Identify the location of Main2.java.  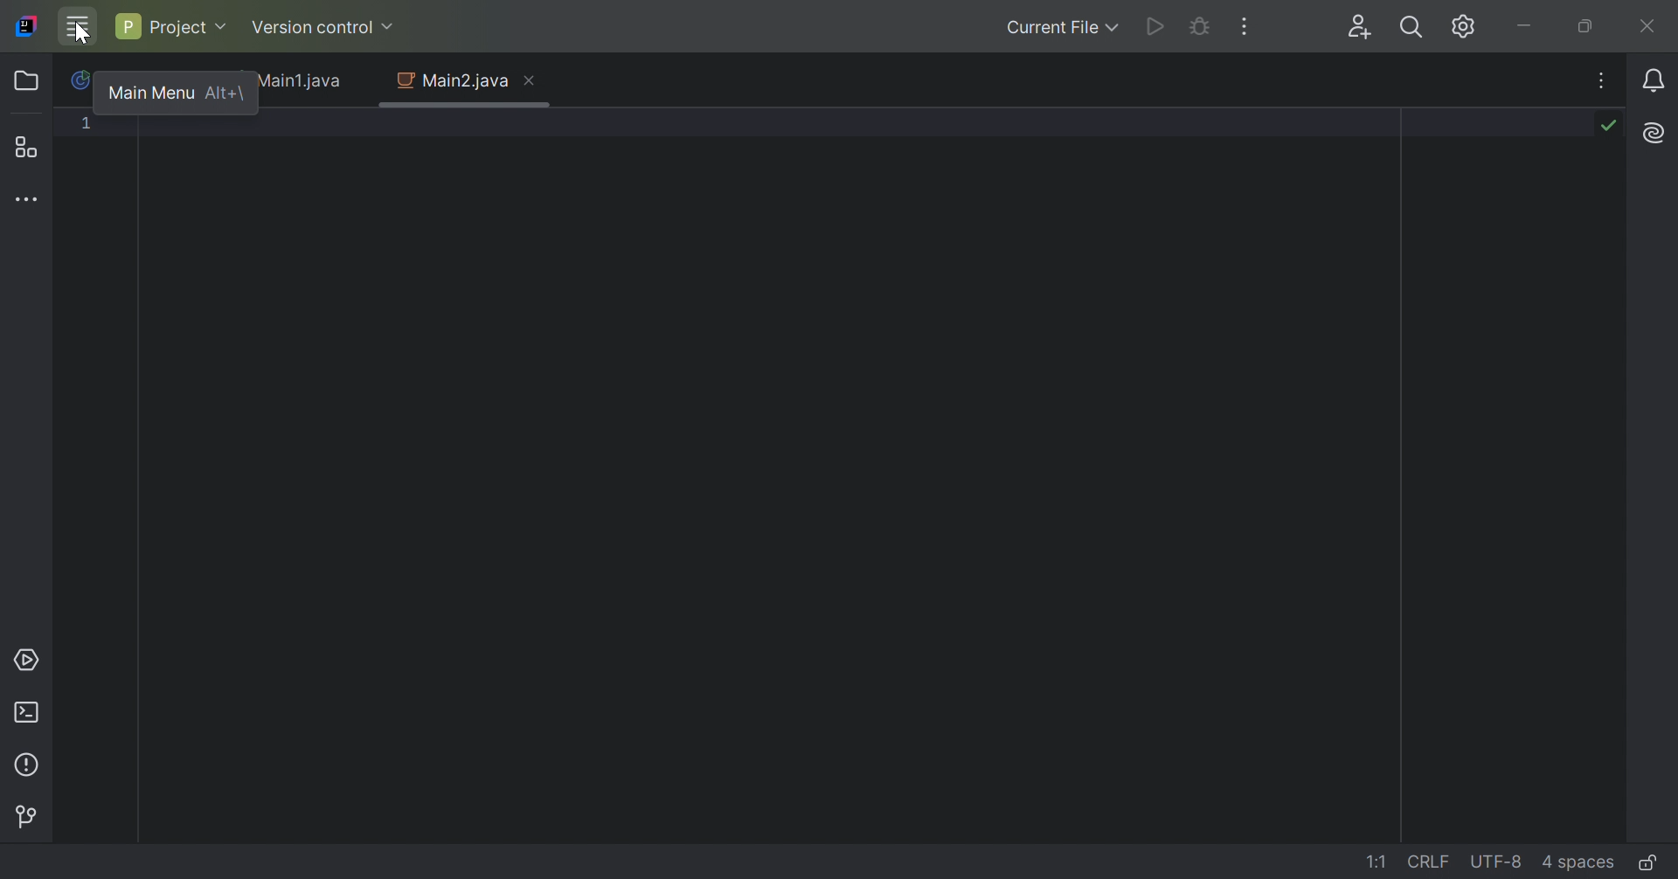
(450, 81).